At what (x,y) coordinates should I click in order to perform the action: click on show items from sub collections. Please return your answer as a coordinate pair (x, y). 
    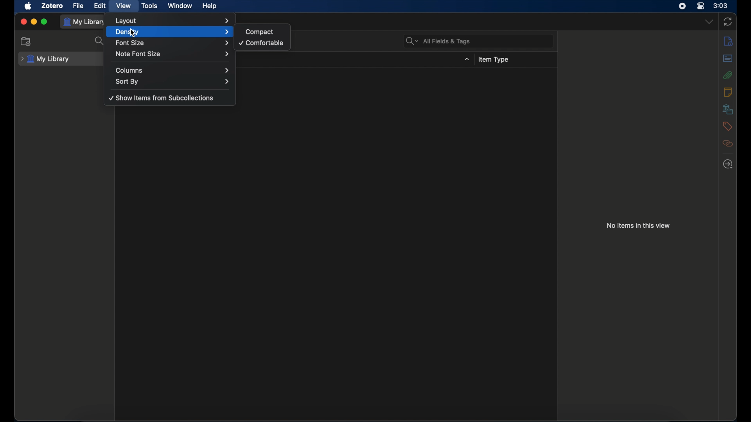
    Looking at the image, I should click on (162, 98).